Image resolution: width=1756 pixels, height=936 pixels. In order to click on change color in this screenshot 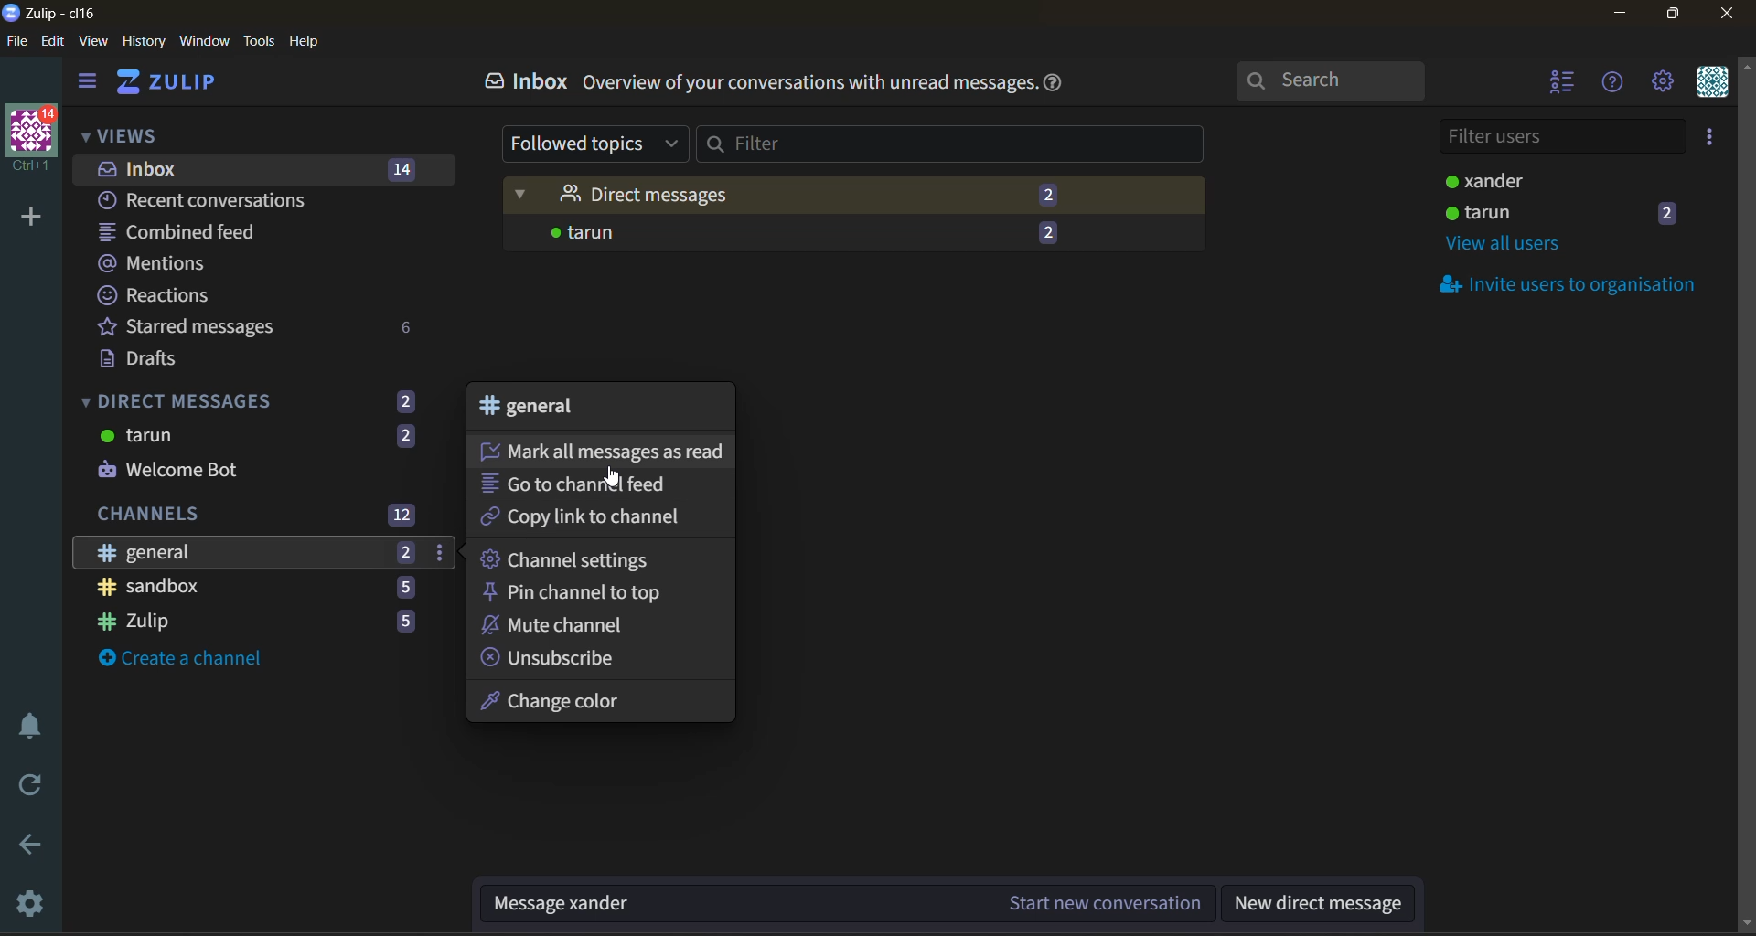, I will do `click(574, 702)`.